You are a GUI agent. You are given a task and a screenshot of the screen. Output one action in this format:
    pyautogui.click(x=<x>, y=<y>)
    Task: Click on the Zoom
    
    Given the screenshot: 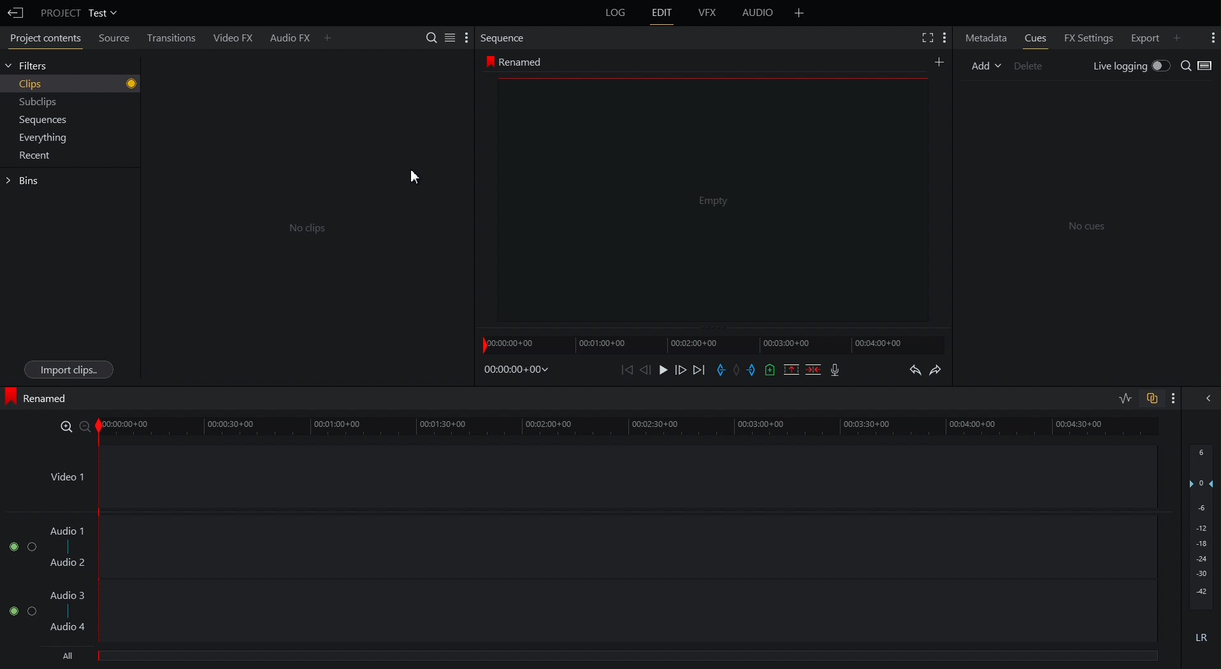 What is the action you would take?
    pyautogui.click(x=72, y=425)
    